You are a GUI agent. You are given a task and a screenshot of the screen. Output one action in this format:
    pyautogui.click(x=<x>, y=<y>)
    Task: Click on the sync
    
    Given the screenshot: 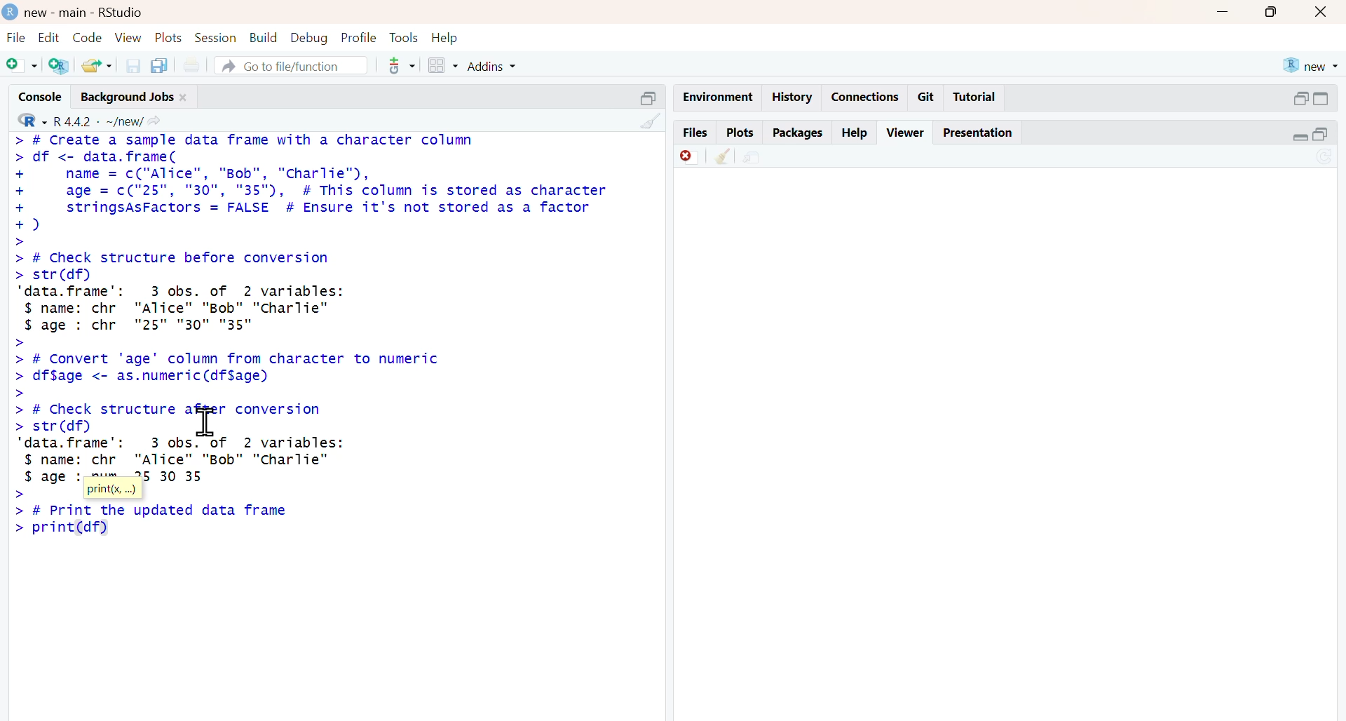 What is the action you would take?
    pyautogui.click(x=1326, y=158)
    